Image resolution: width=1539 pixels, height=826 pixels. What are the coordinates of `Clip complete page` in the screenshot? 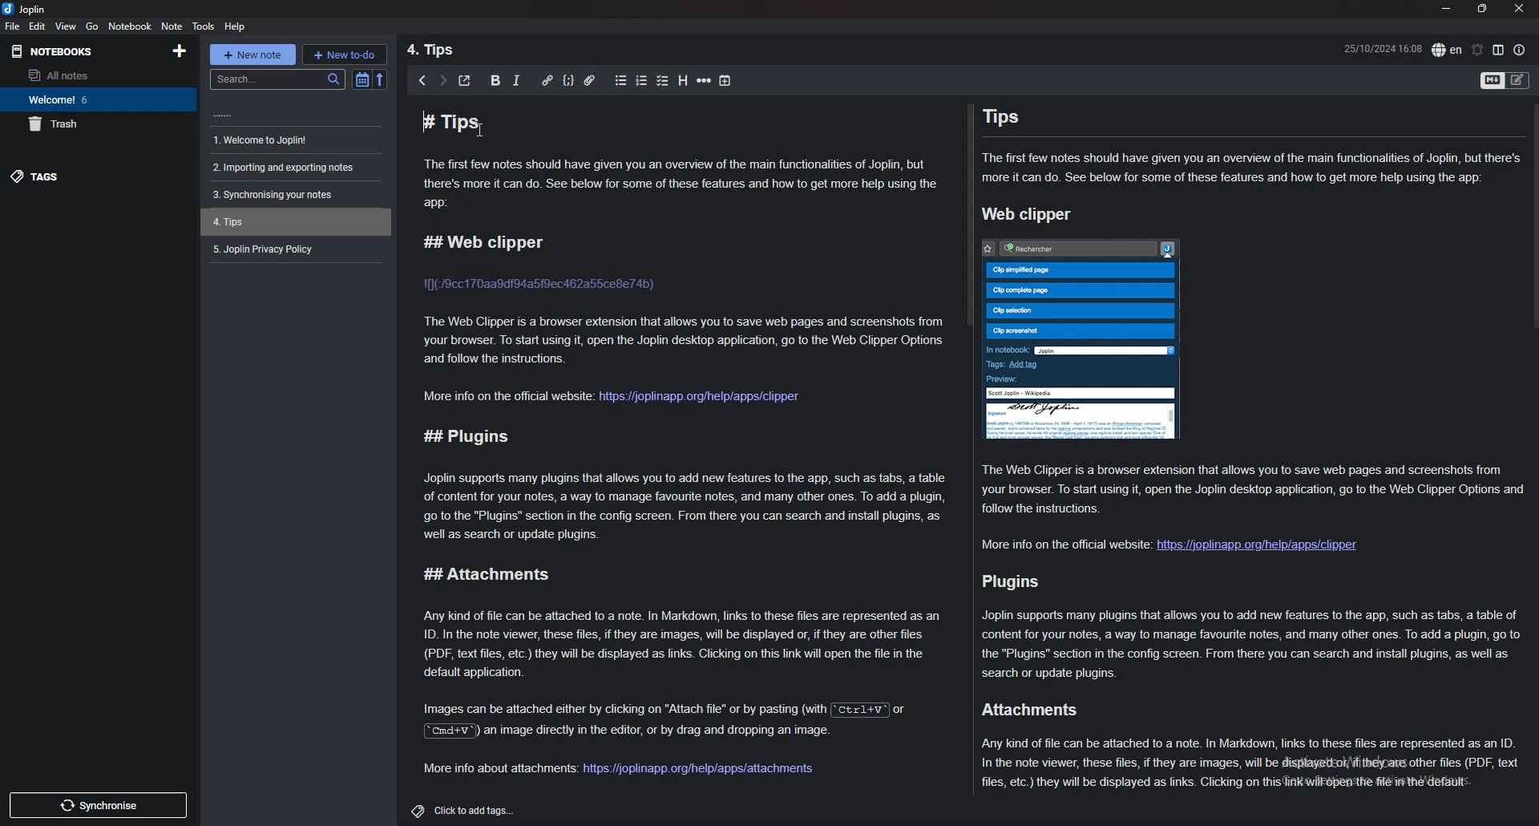 It's located at (1084, 291).